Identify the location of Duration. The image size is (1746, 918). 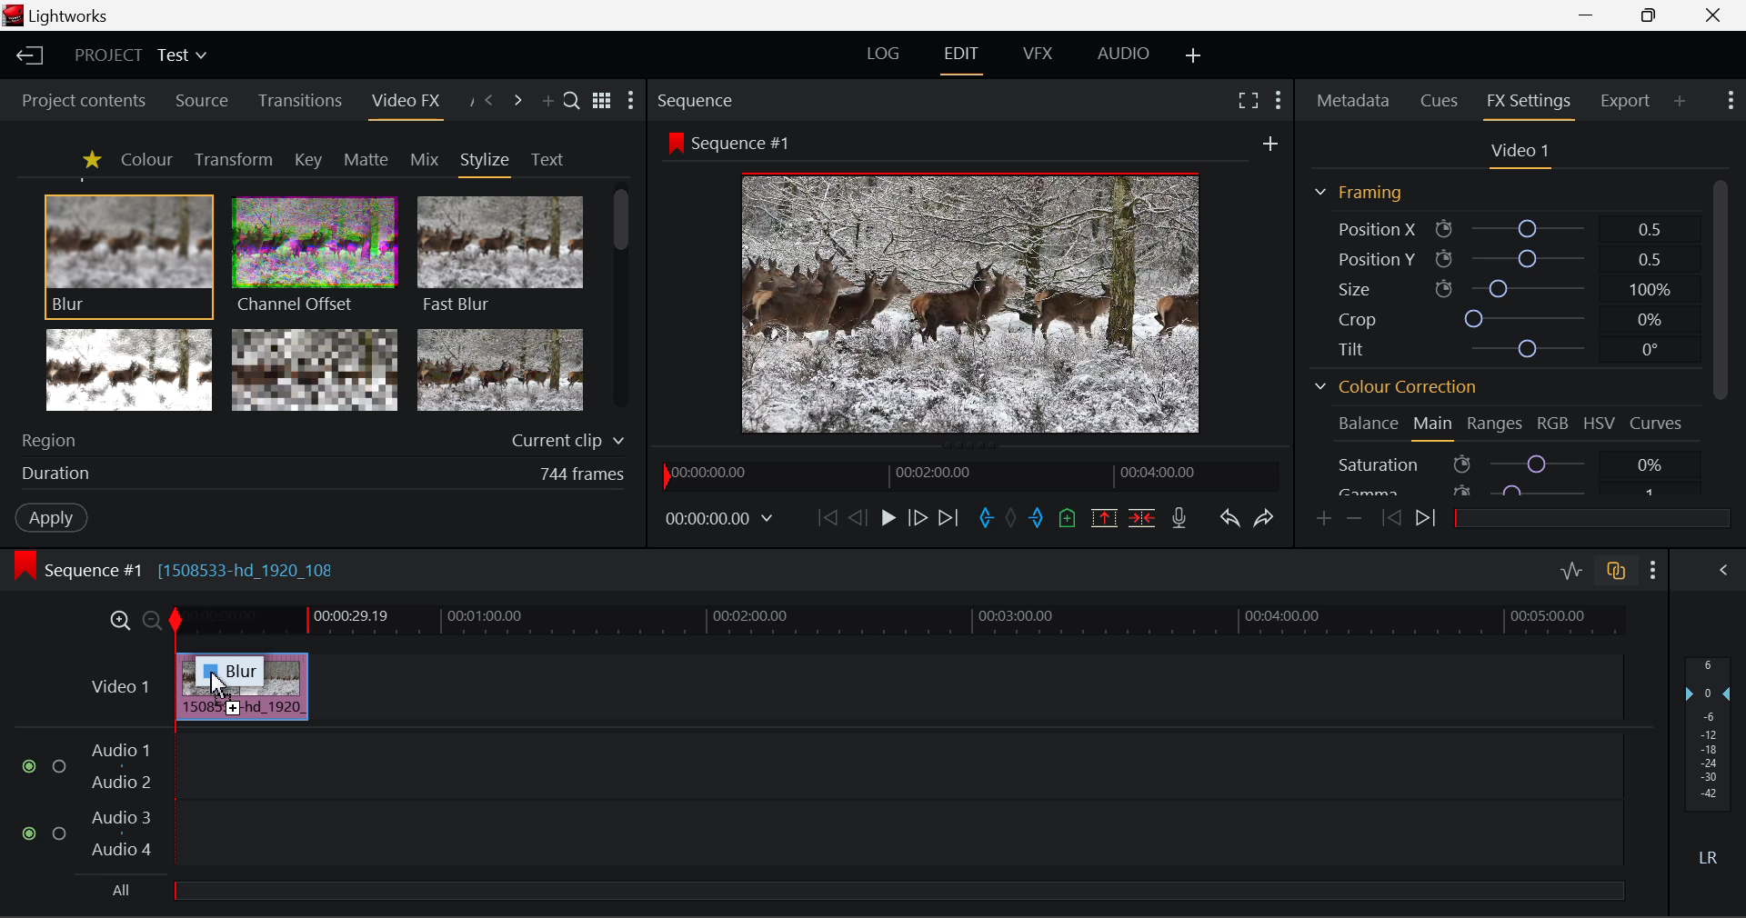
(318, 476).